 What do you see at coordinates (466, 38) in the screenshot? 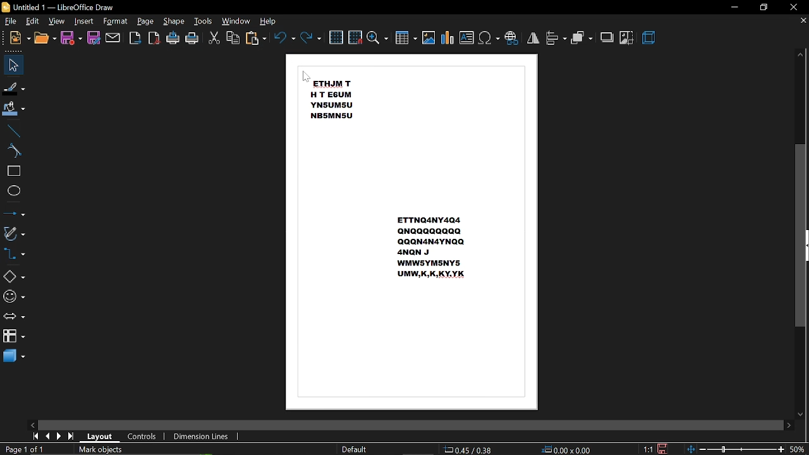
I see `insert text` at bounding box center [466, 38].